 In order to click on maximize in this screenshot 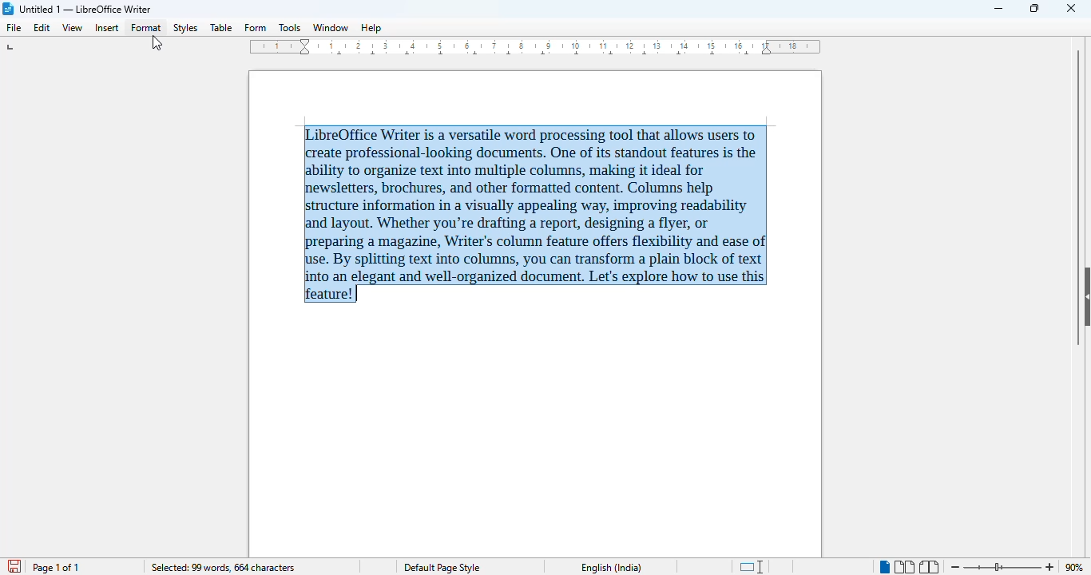, I will do `click(1036, 8)`.